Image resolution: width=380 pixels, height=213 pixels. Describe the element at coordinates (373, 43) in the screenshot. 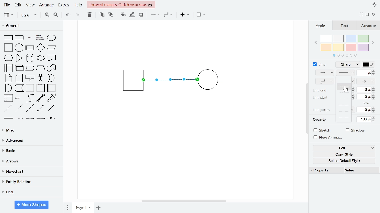

I see `next` at that location.